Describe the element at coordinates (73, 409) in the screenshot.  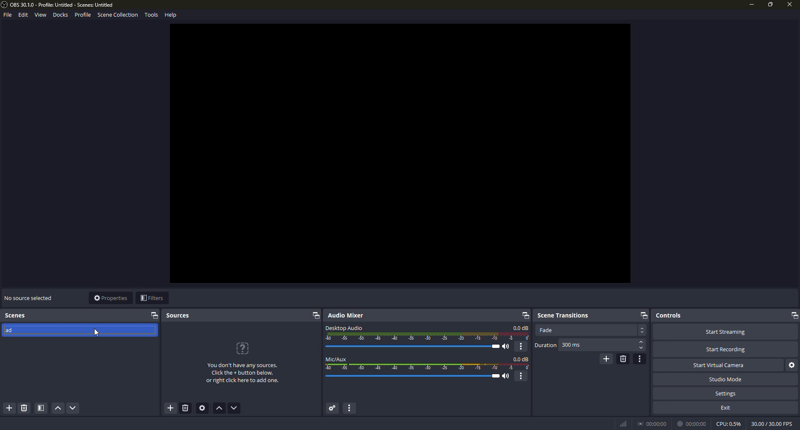
I see `move scene down` at that location.